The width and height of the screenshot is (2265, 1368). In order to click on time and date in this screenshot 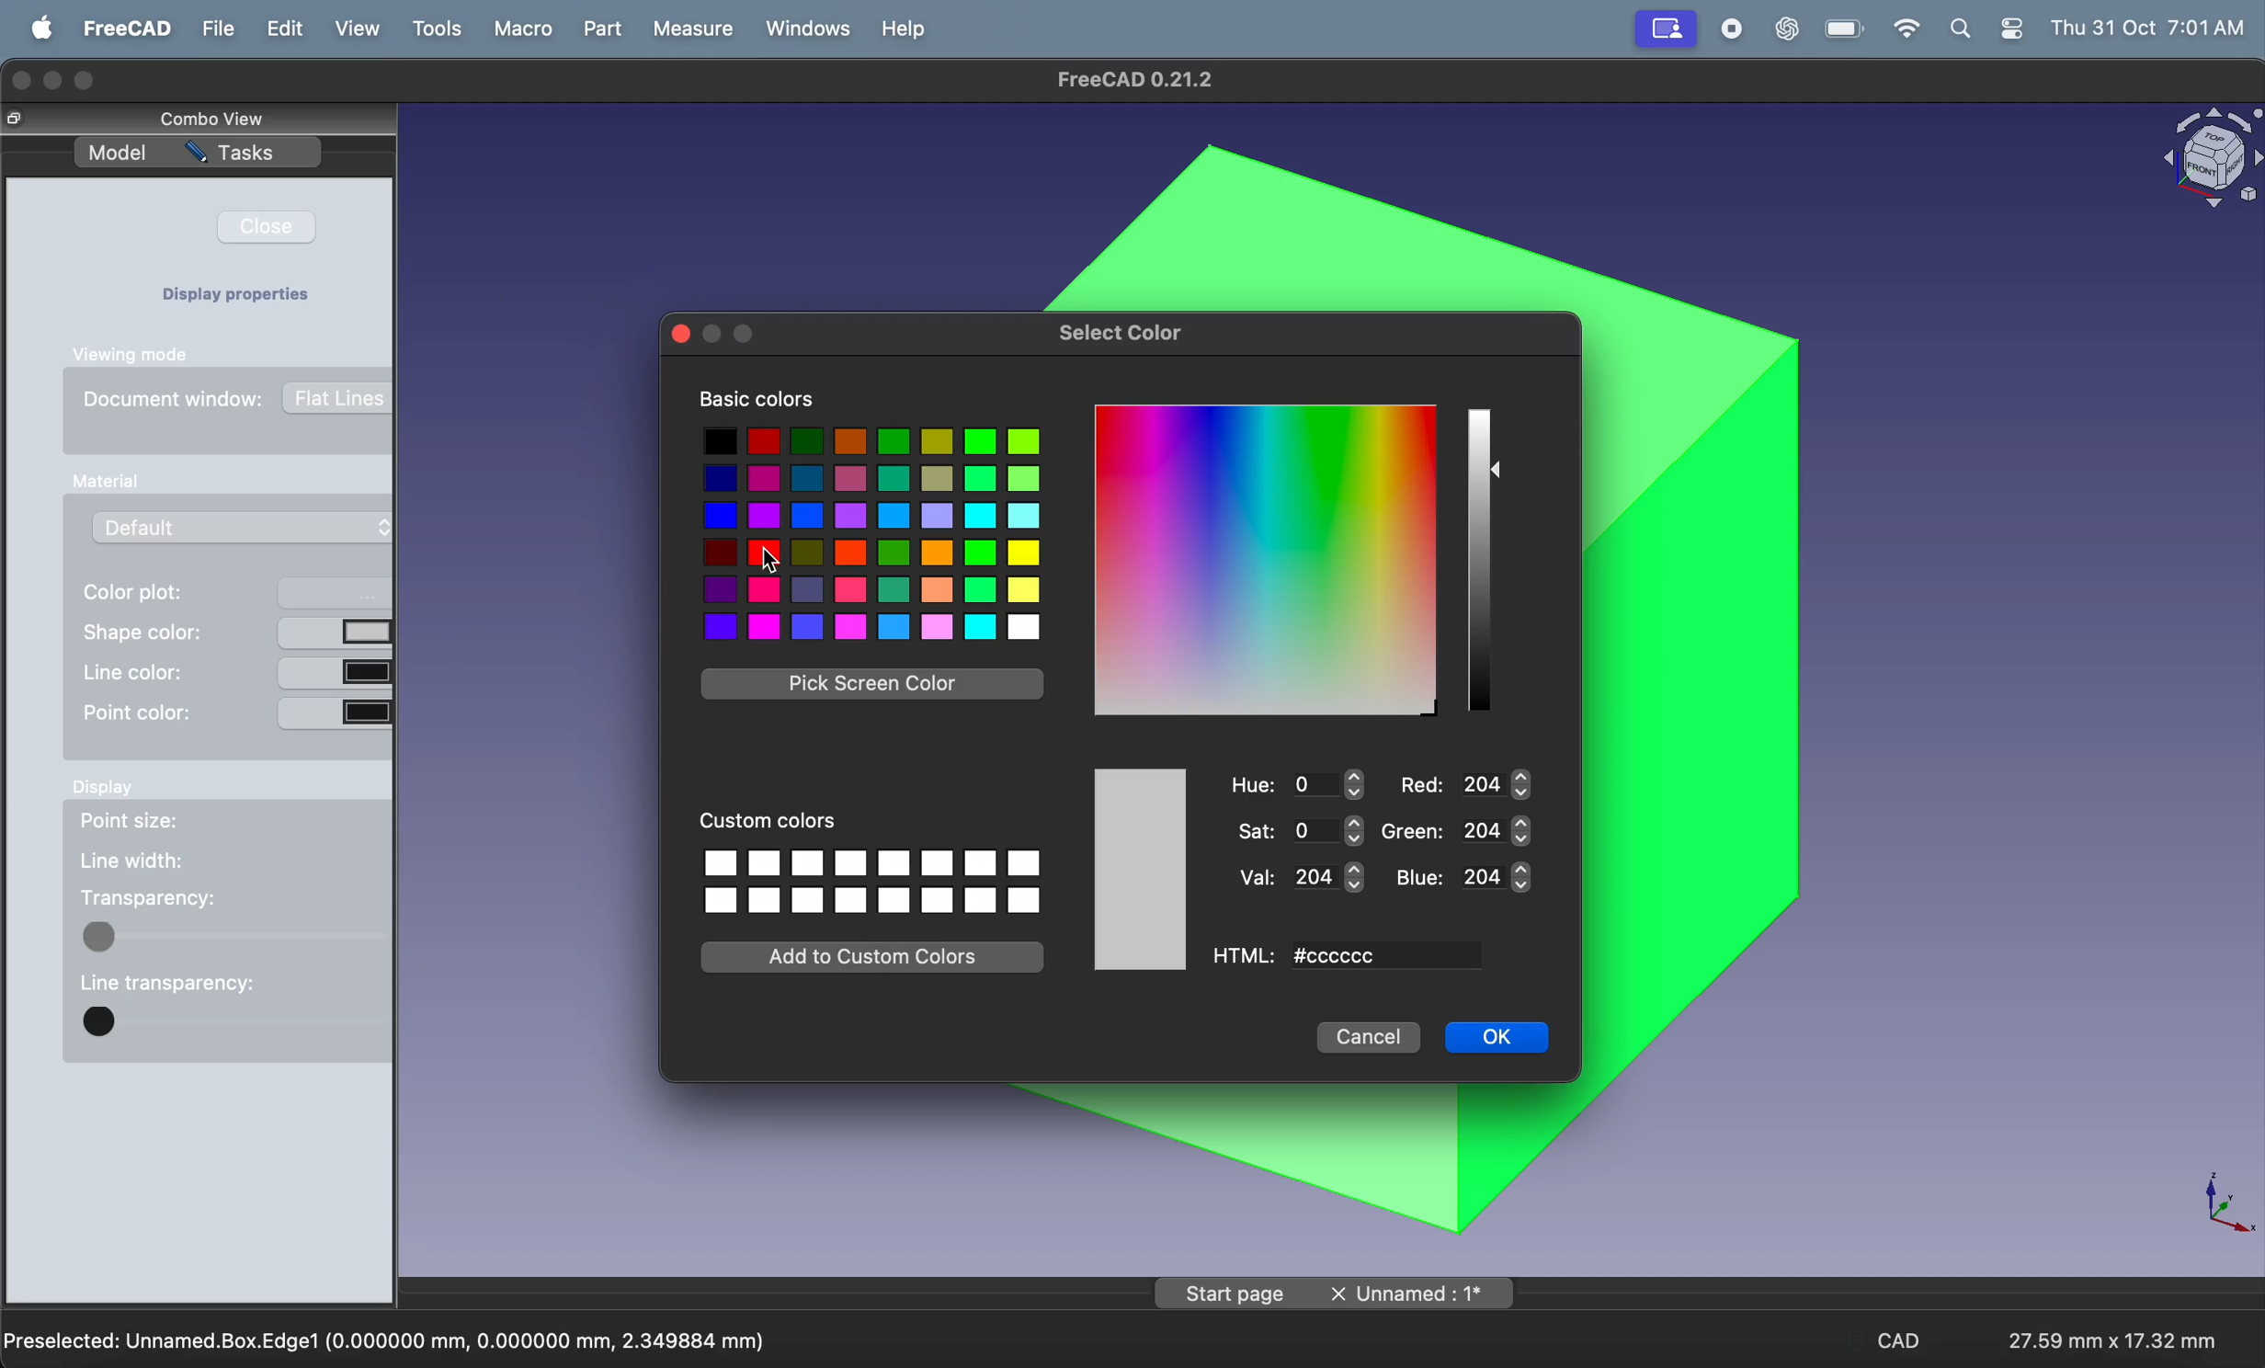, I will do `click(2151, 28)`.